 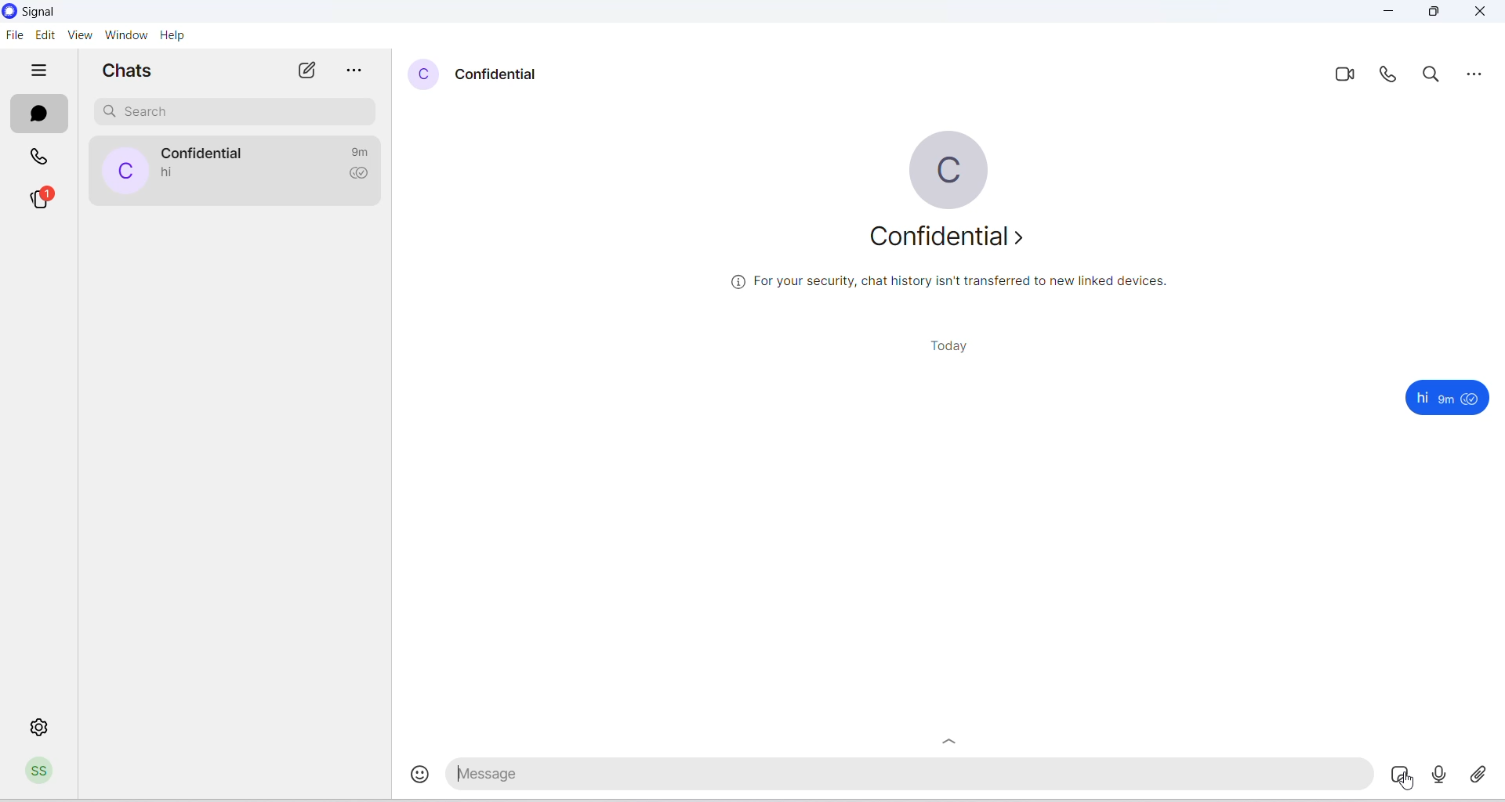 I want to click on read recipient , so click(x=363, y=176).